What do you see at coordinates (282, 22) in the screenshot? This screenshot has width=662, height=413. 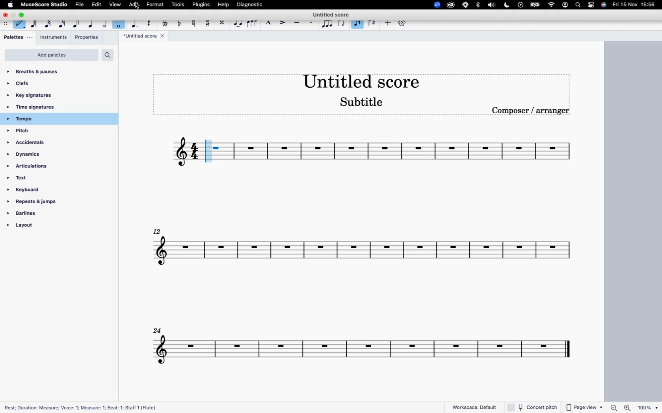 I see `accent` at bounding box center [282, 22].